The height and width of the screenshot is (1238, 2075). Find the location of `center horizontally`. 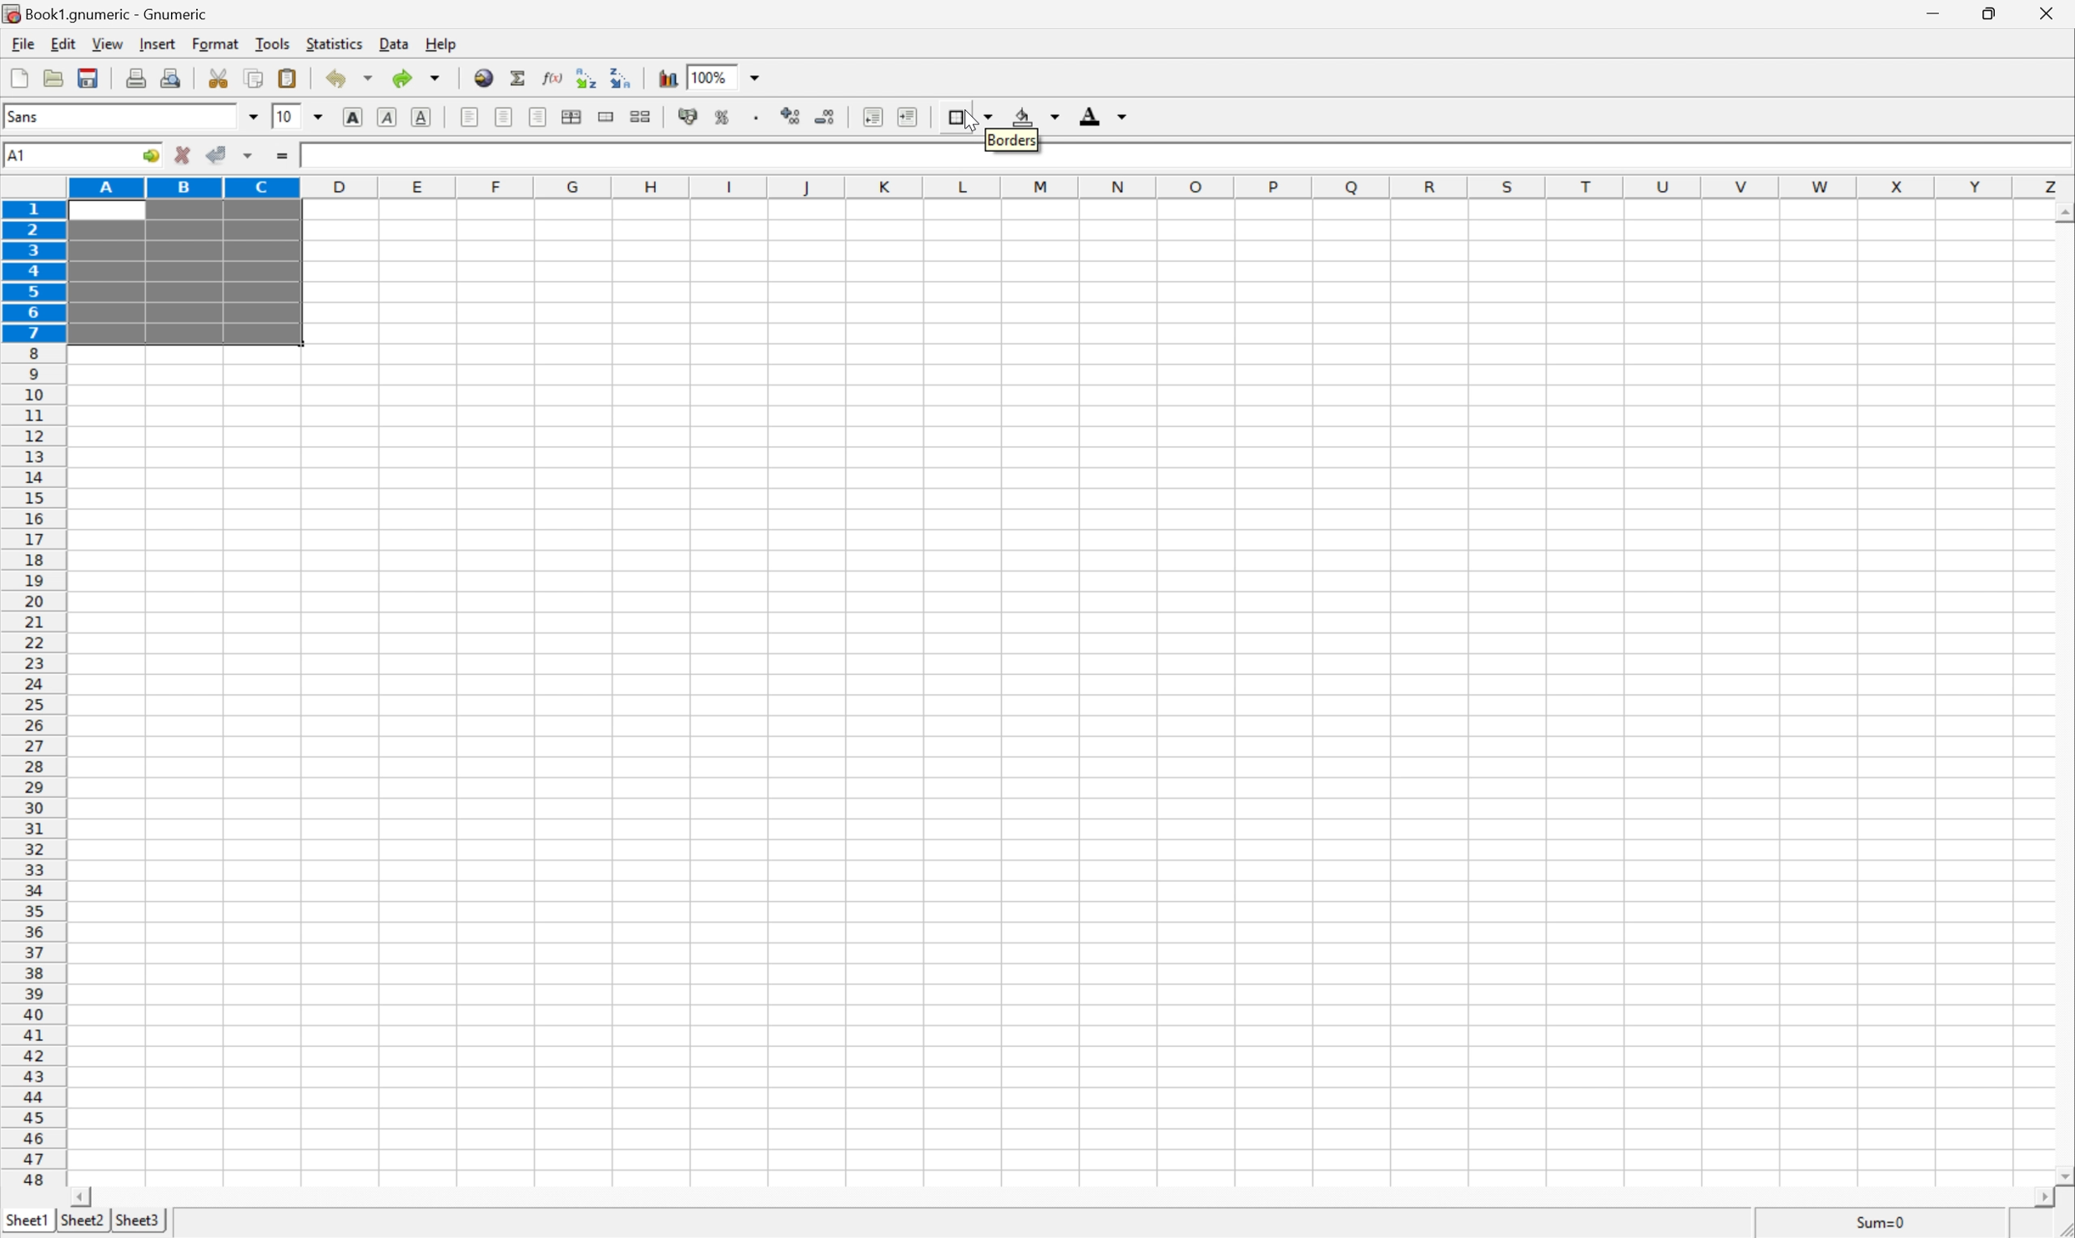

center horizontally is located at coordinates (575, 117).